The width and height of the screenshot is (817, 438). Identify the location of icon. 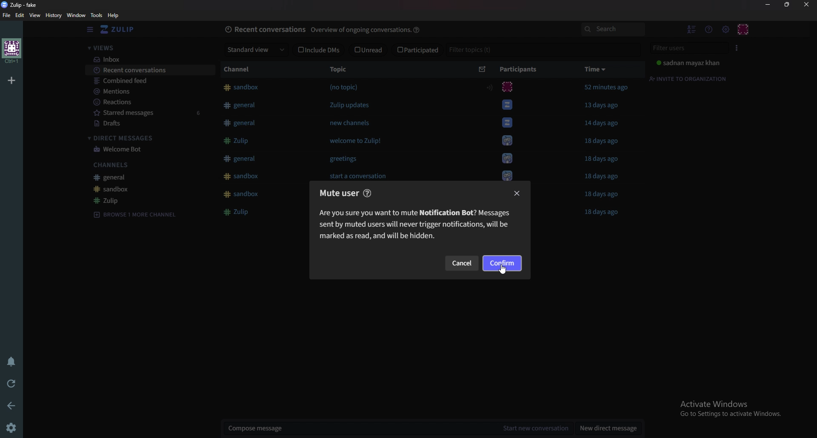
(509, 124).